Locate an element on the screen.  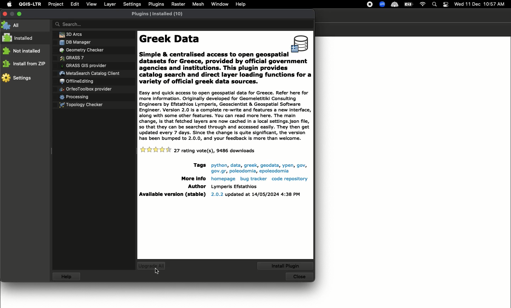
Edit is located at coordinates (74, 4).